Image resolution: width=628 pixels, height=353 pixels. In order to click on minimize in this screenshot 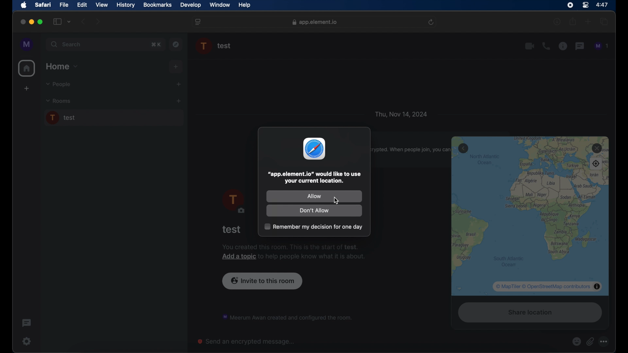, I will do `click(31, 22)`.